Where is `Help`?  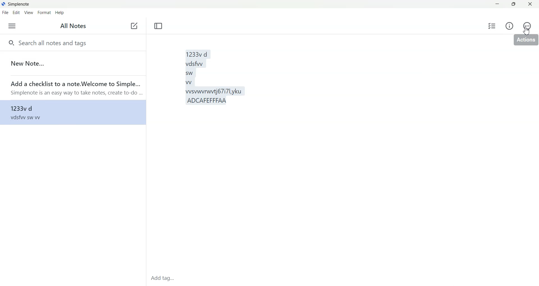 Help is located at coordinates (61, 13).